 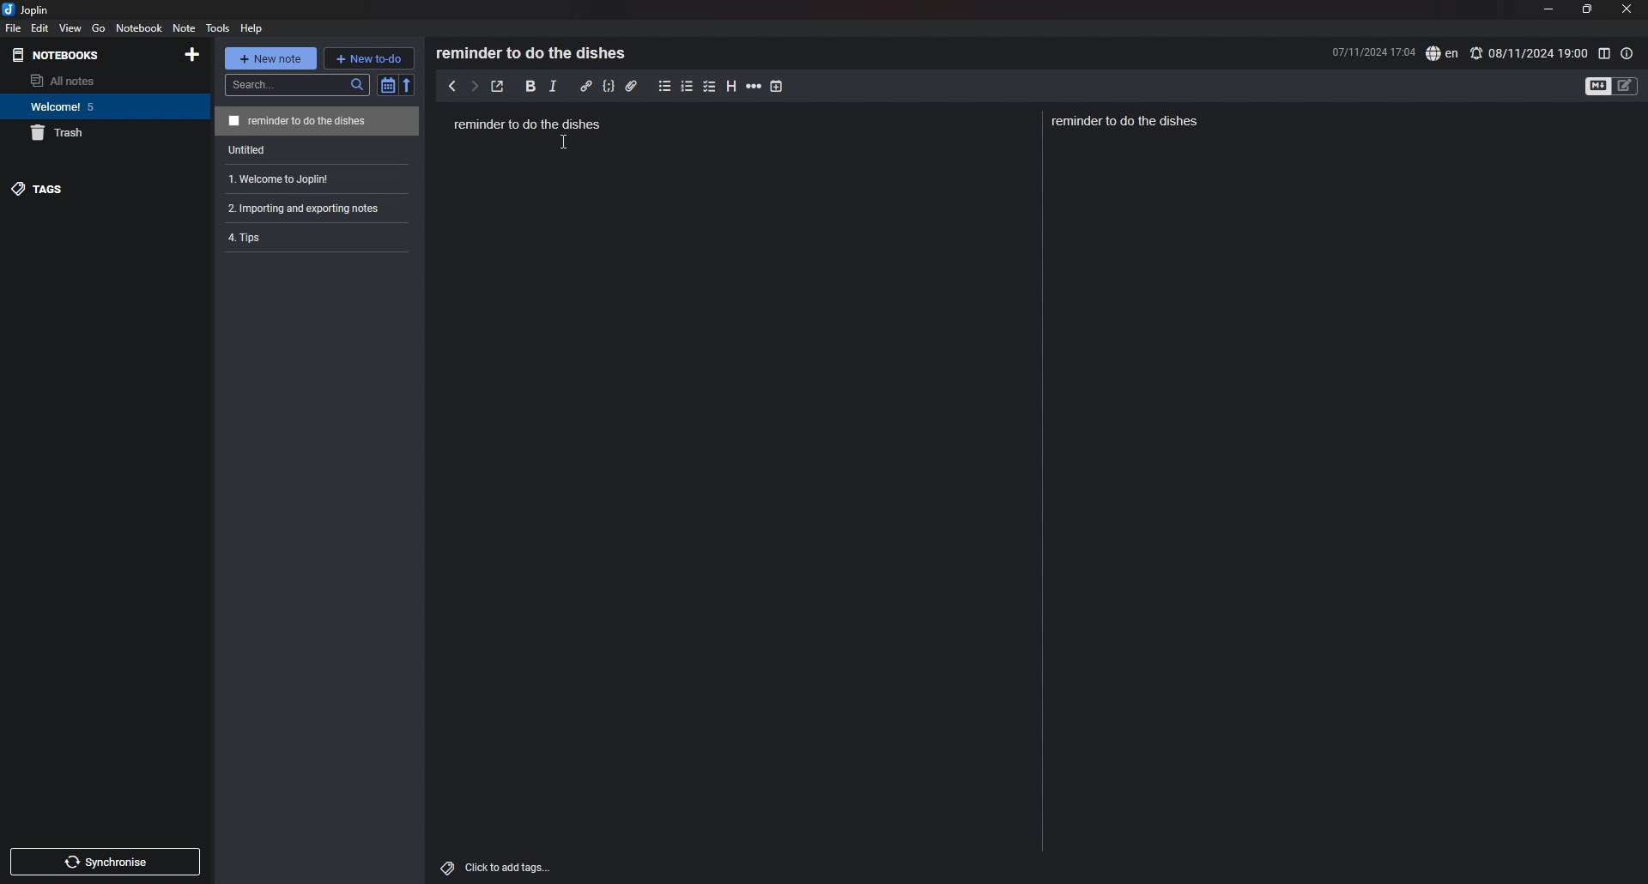 I want to click on add tags, so click(x=498, y=868).